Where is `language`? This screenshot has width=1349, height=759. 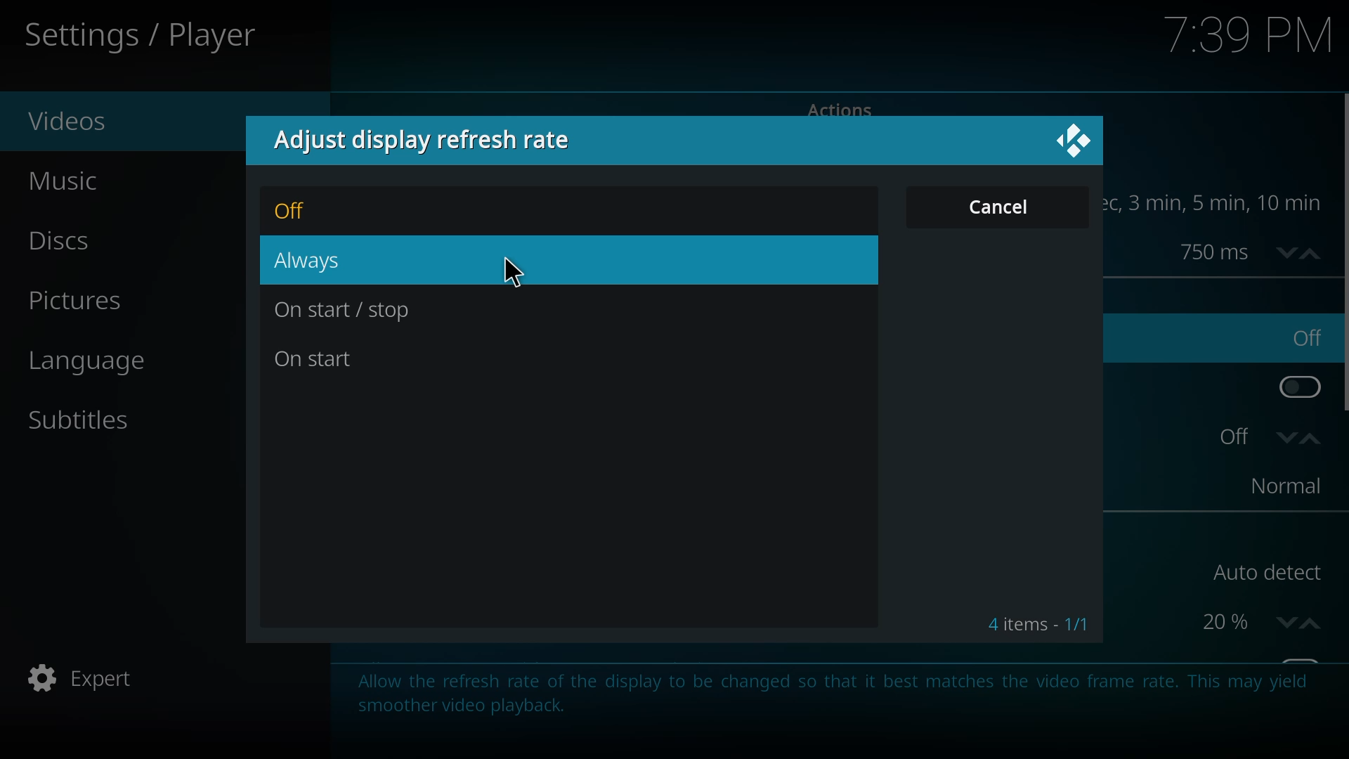
language is located at coordinates (103, 364).